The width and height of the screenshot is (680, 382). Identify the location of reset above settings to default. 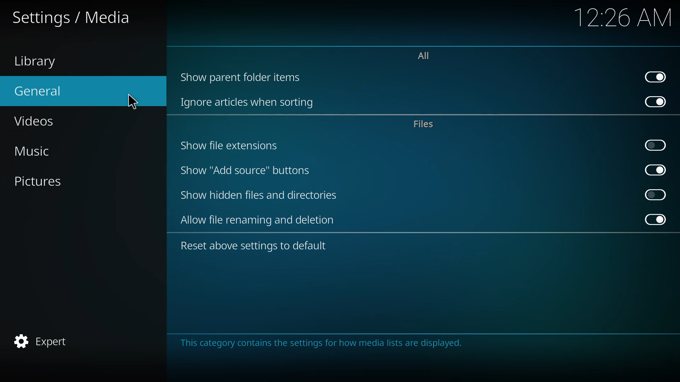
(255, 247).